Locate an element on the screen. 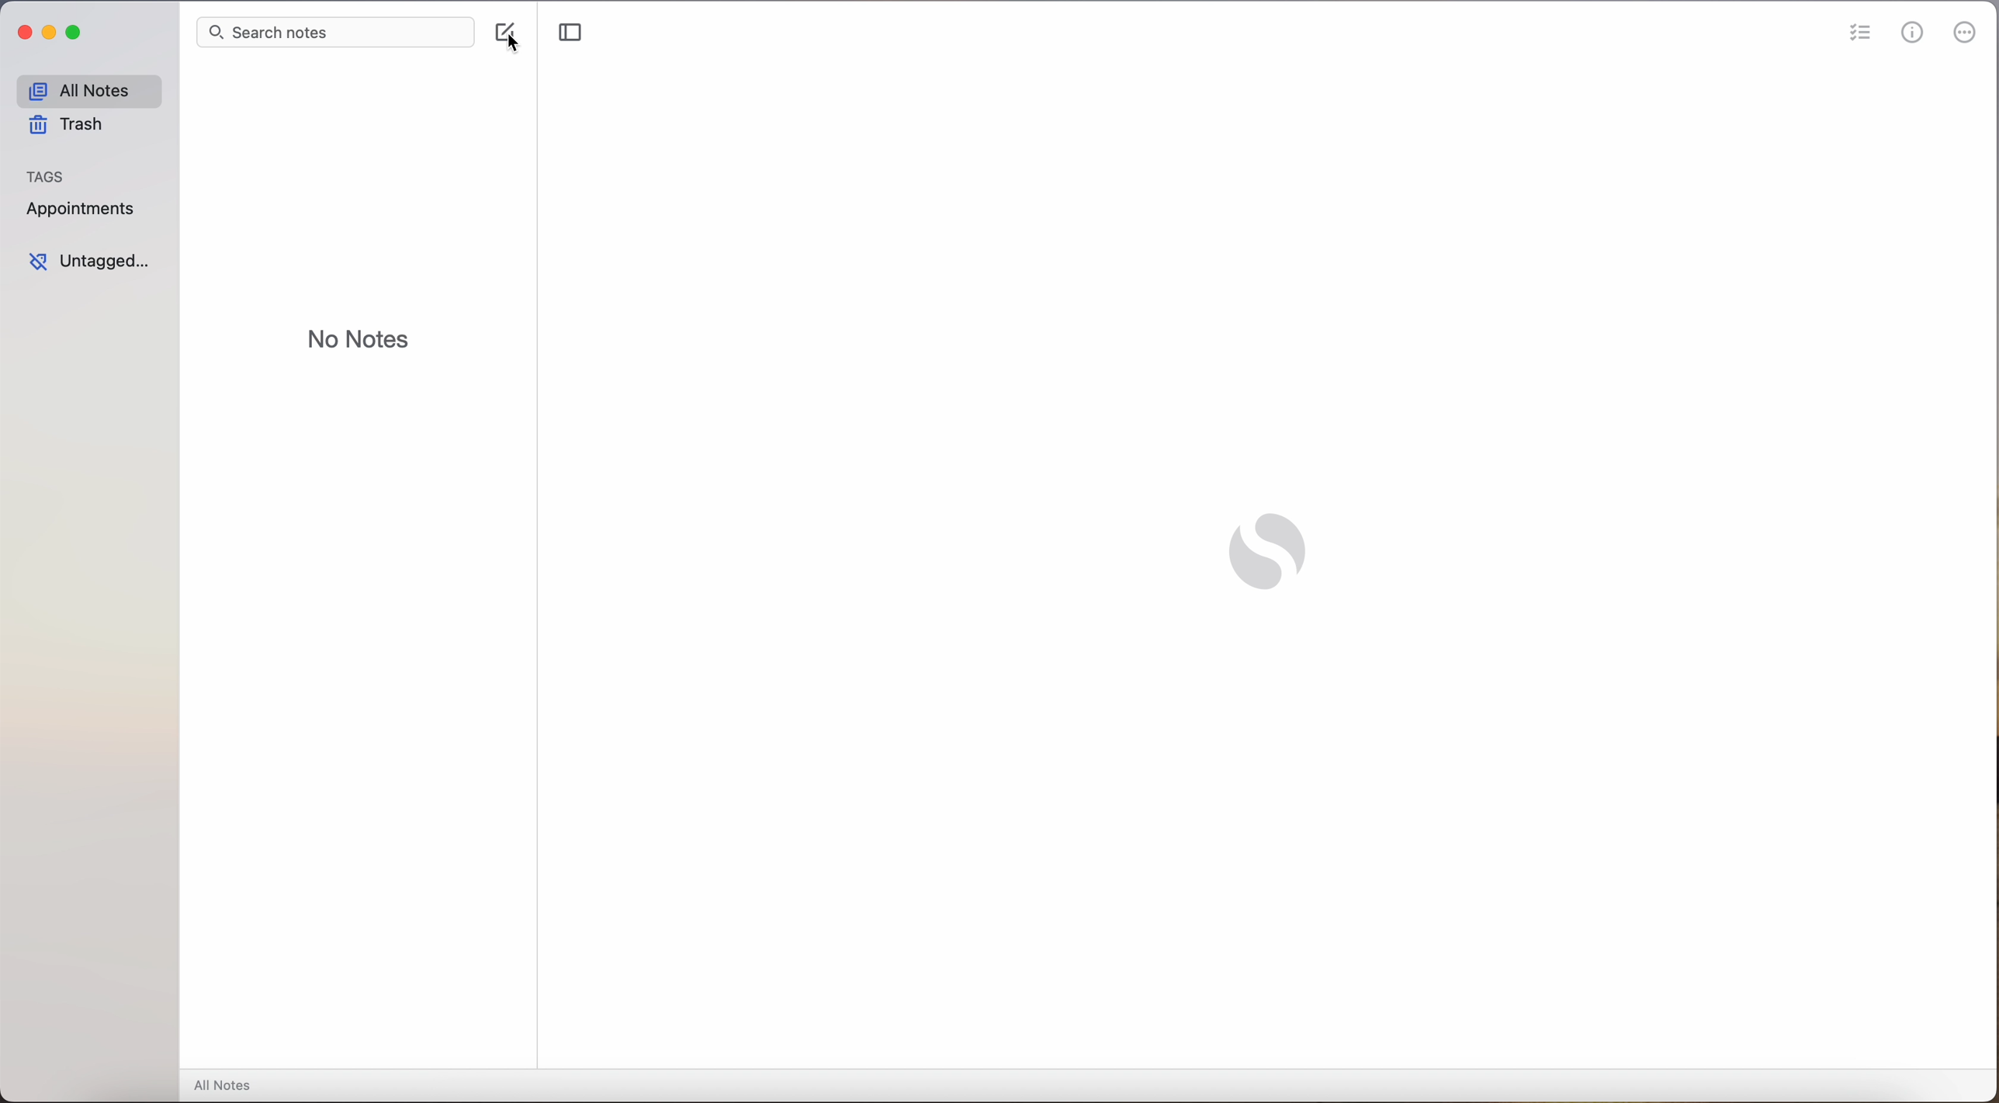 This screenshot has width=1999, height=1103. all notes is located at coordinates (91, 90).